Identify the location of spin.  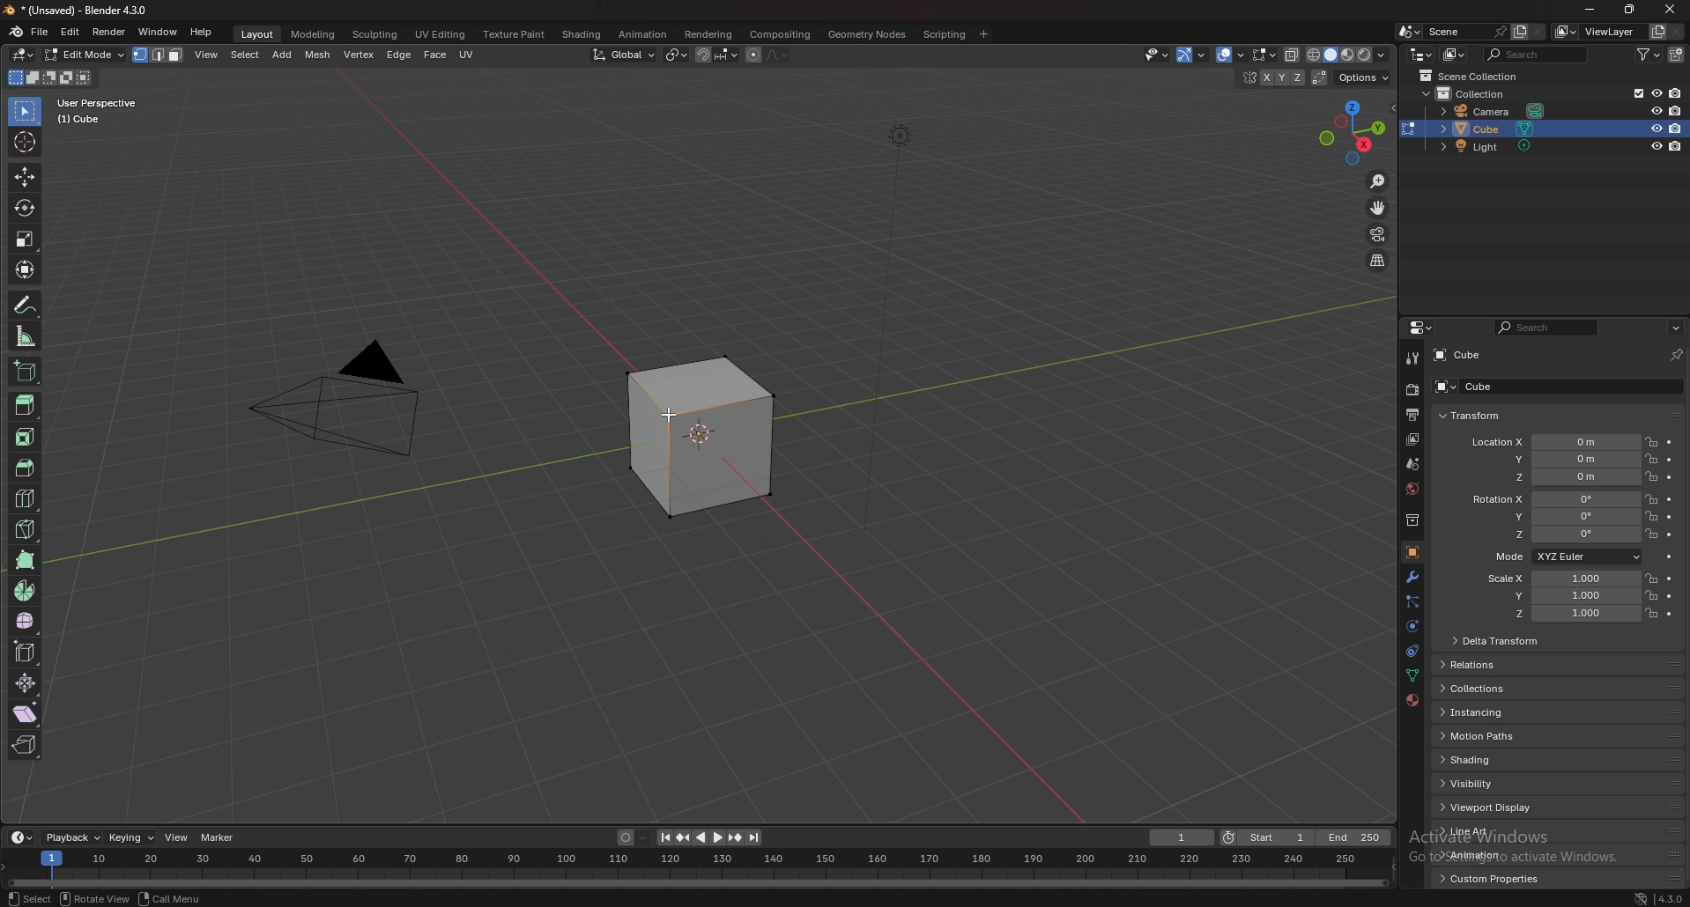
(24, 593).